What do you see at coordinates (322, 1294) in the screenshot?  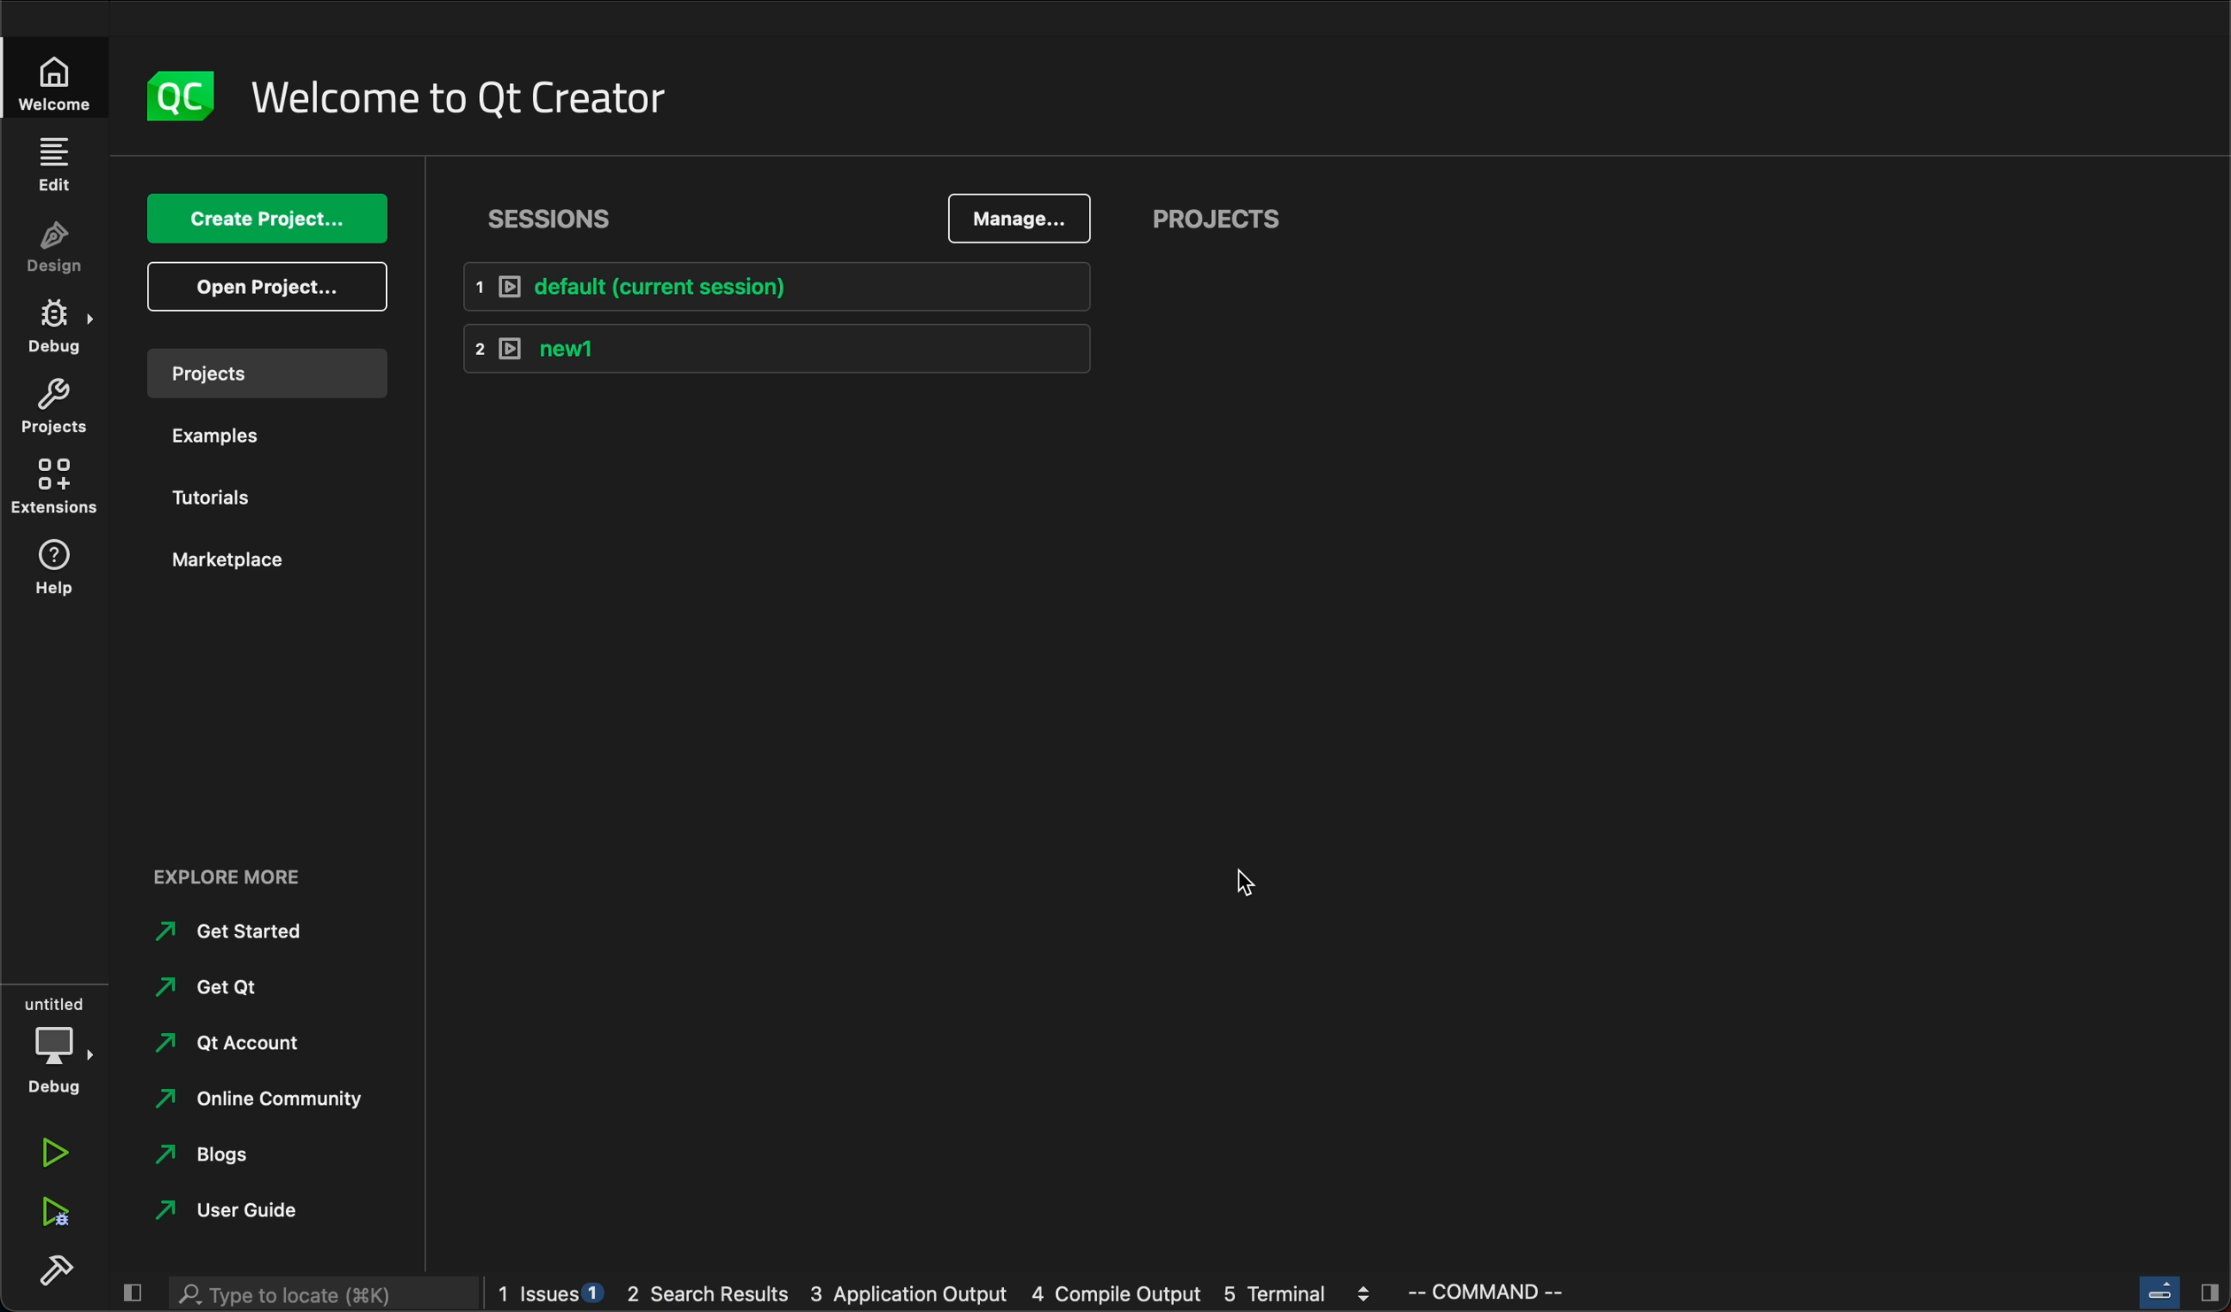 I see `search bar` at bounding box center [322, 1294].